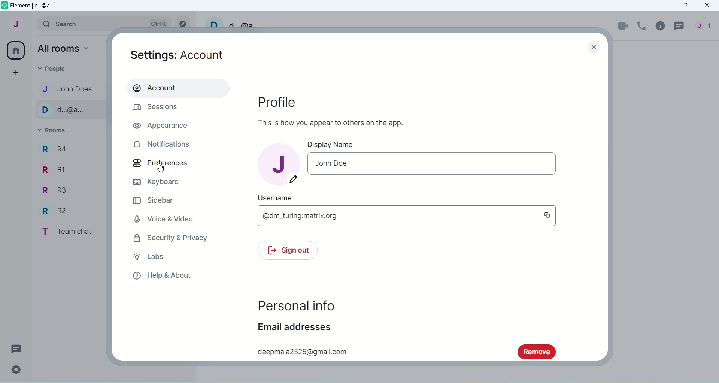 The height and width of the screenshot is (383, 719). I want to click on Room R2, so click(54, 209).